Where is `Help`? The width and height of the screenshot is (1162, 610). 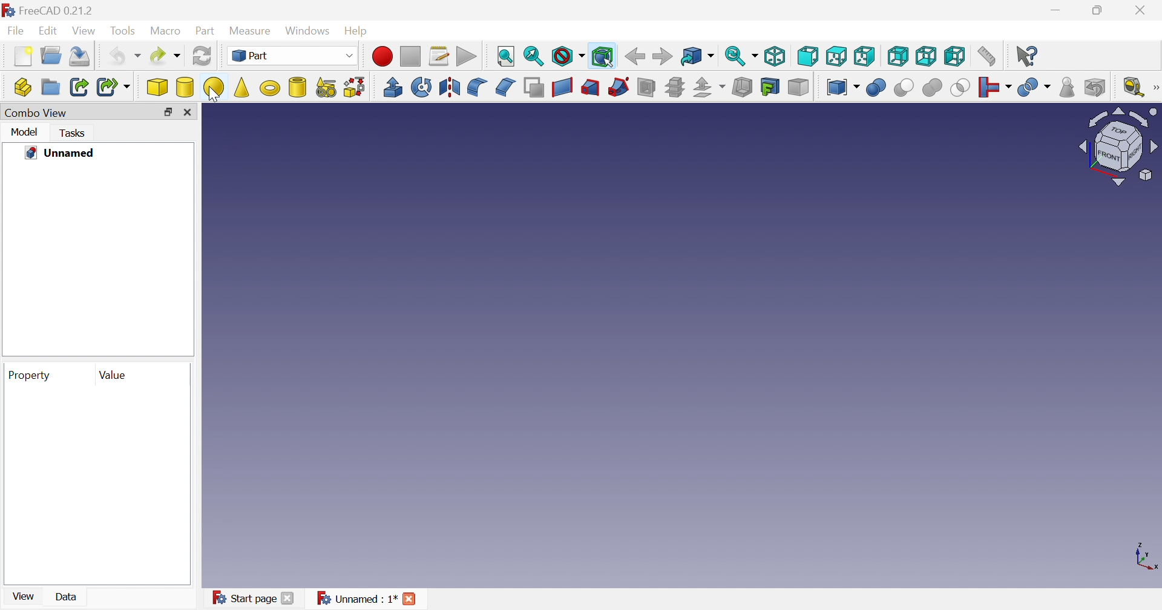
Help is located at coordinates (355, 31).